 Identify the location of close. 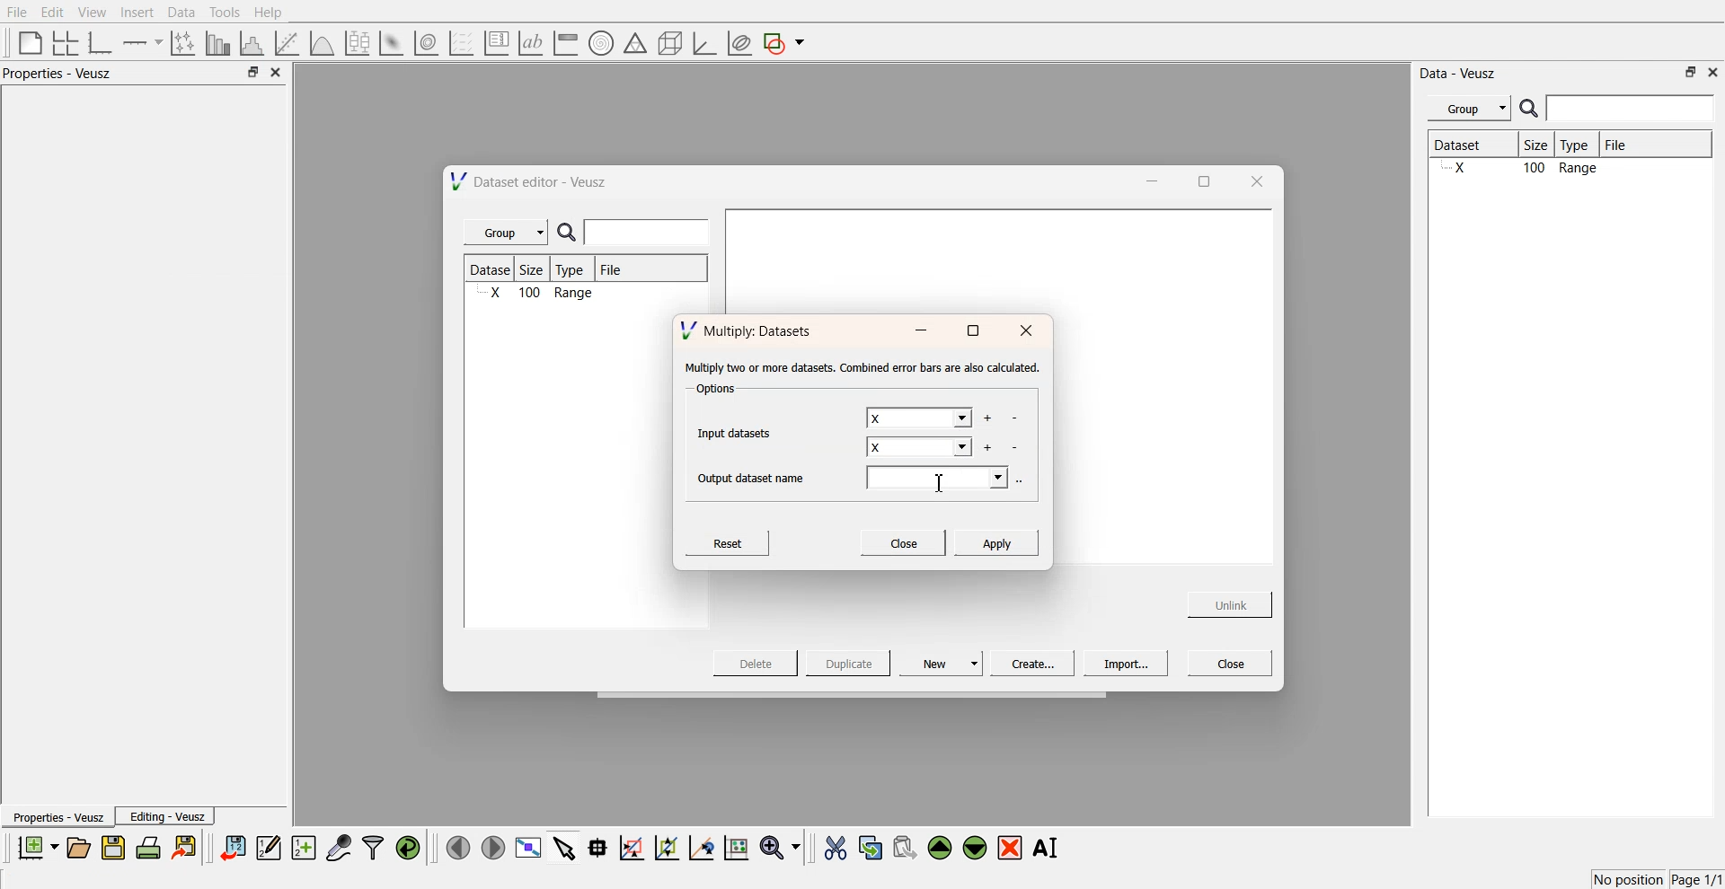
(1713, 71).